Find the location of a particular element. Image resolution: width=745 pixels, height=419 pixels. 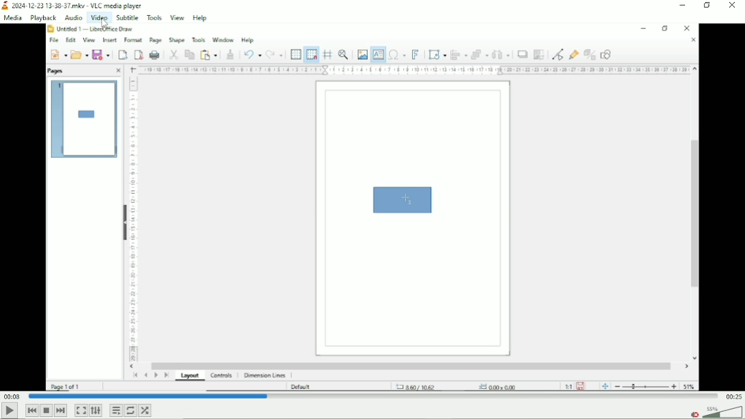

Minimize is located at coordinates (683, 5).